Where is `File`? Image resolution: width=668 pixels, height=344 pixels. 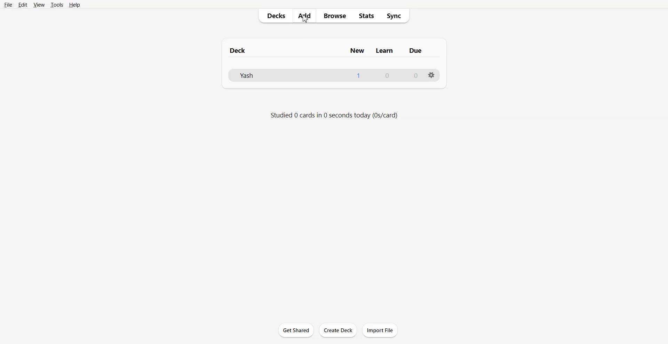
File is located at coordinates (8, 5).